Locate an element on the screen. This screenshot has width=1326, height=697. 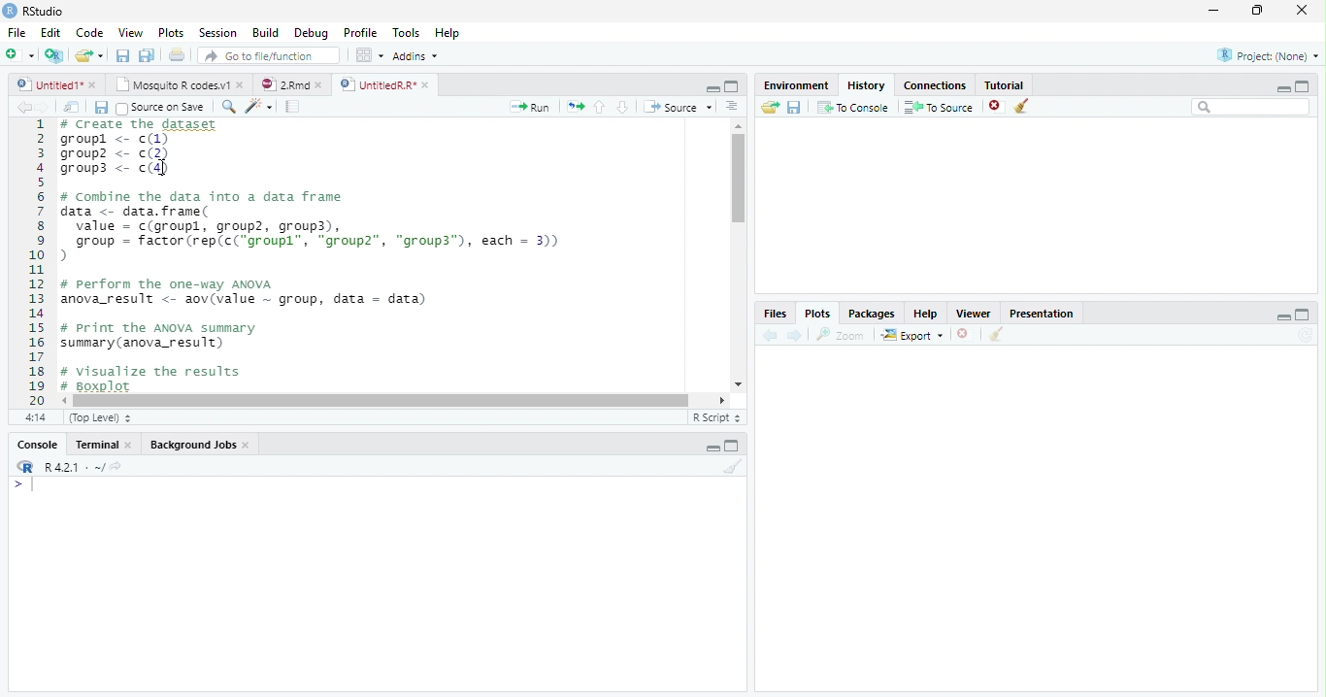
Environment is located at coordinates (796, 85).